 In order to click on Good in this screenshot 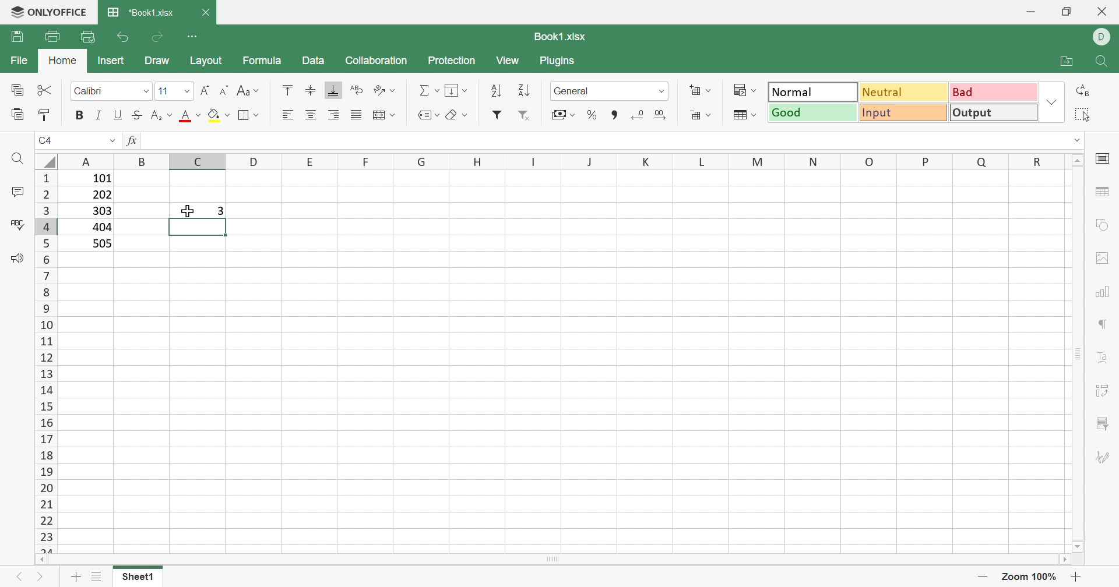, I will do `click(811, 112)`.